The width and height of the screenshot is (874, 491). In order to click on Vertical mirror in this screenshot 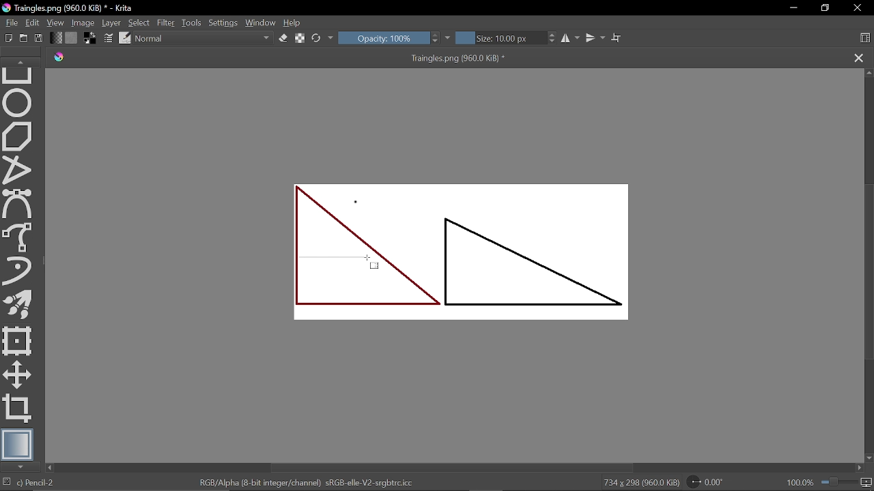, I will do `click(595, 40)`.